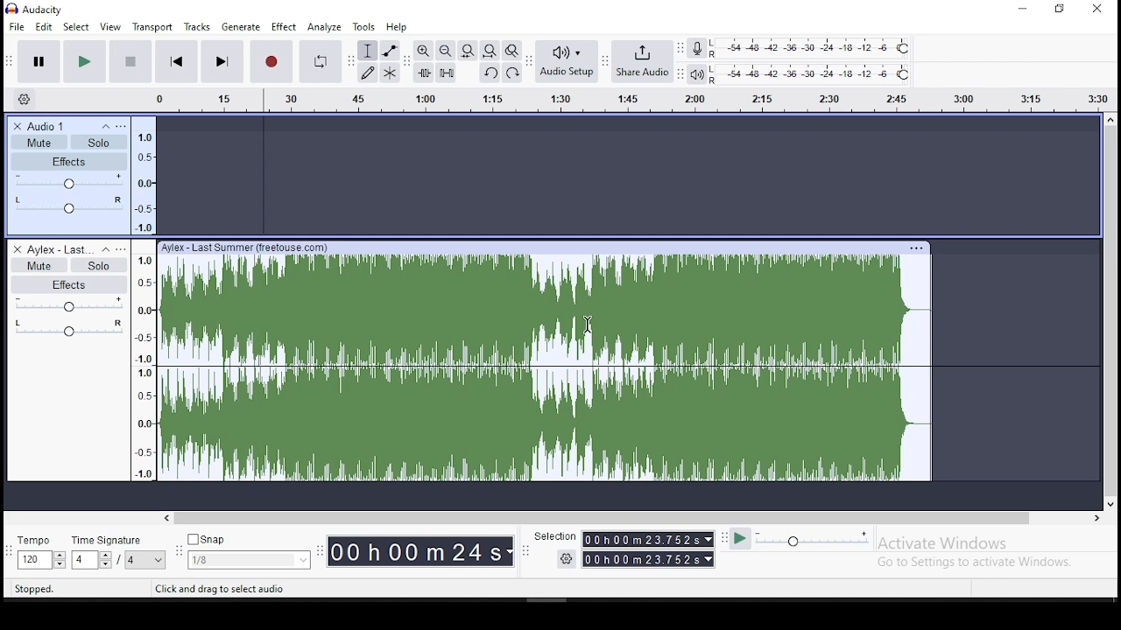  Describe the element at coordinates (70, 284) in the screenshot. I see `effects` at that location.